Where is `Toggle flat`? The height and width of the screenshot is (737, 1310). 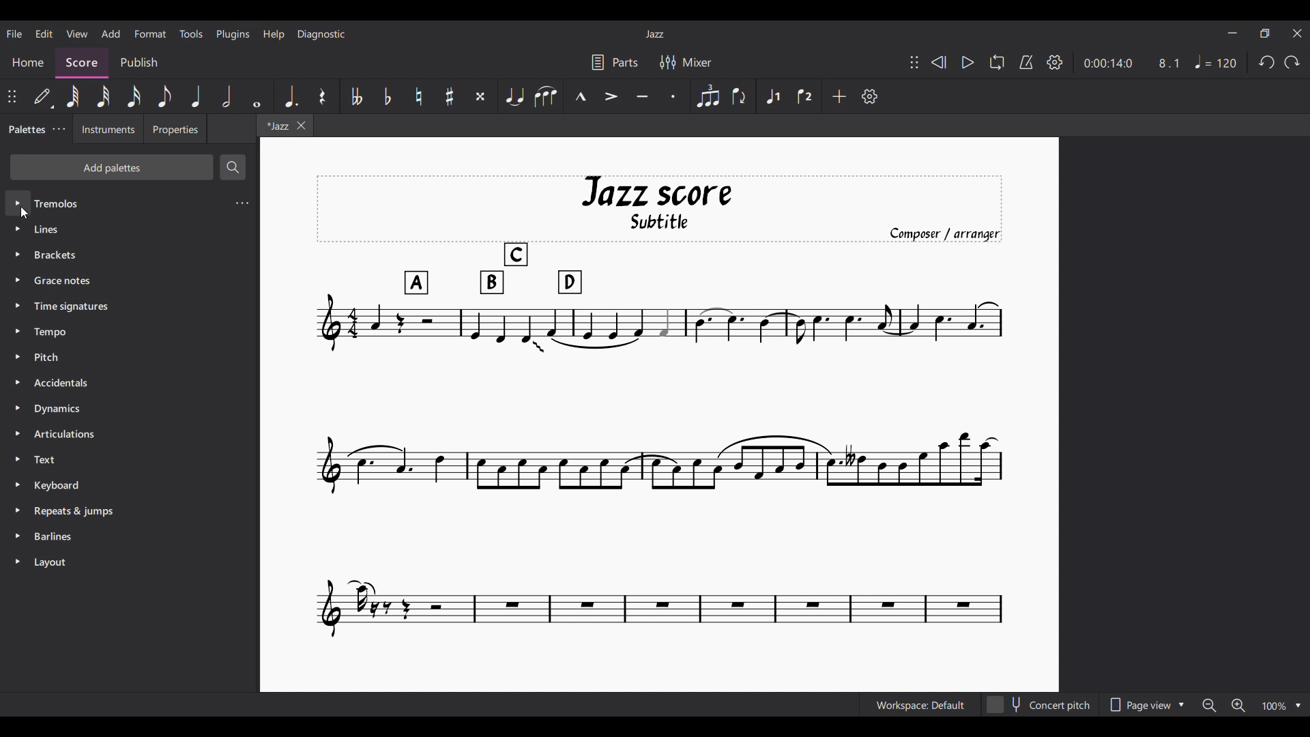 Toggle flat is located at coordinates (388, 96).